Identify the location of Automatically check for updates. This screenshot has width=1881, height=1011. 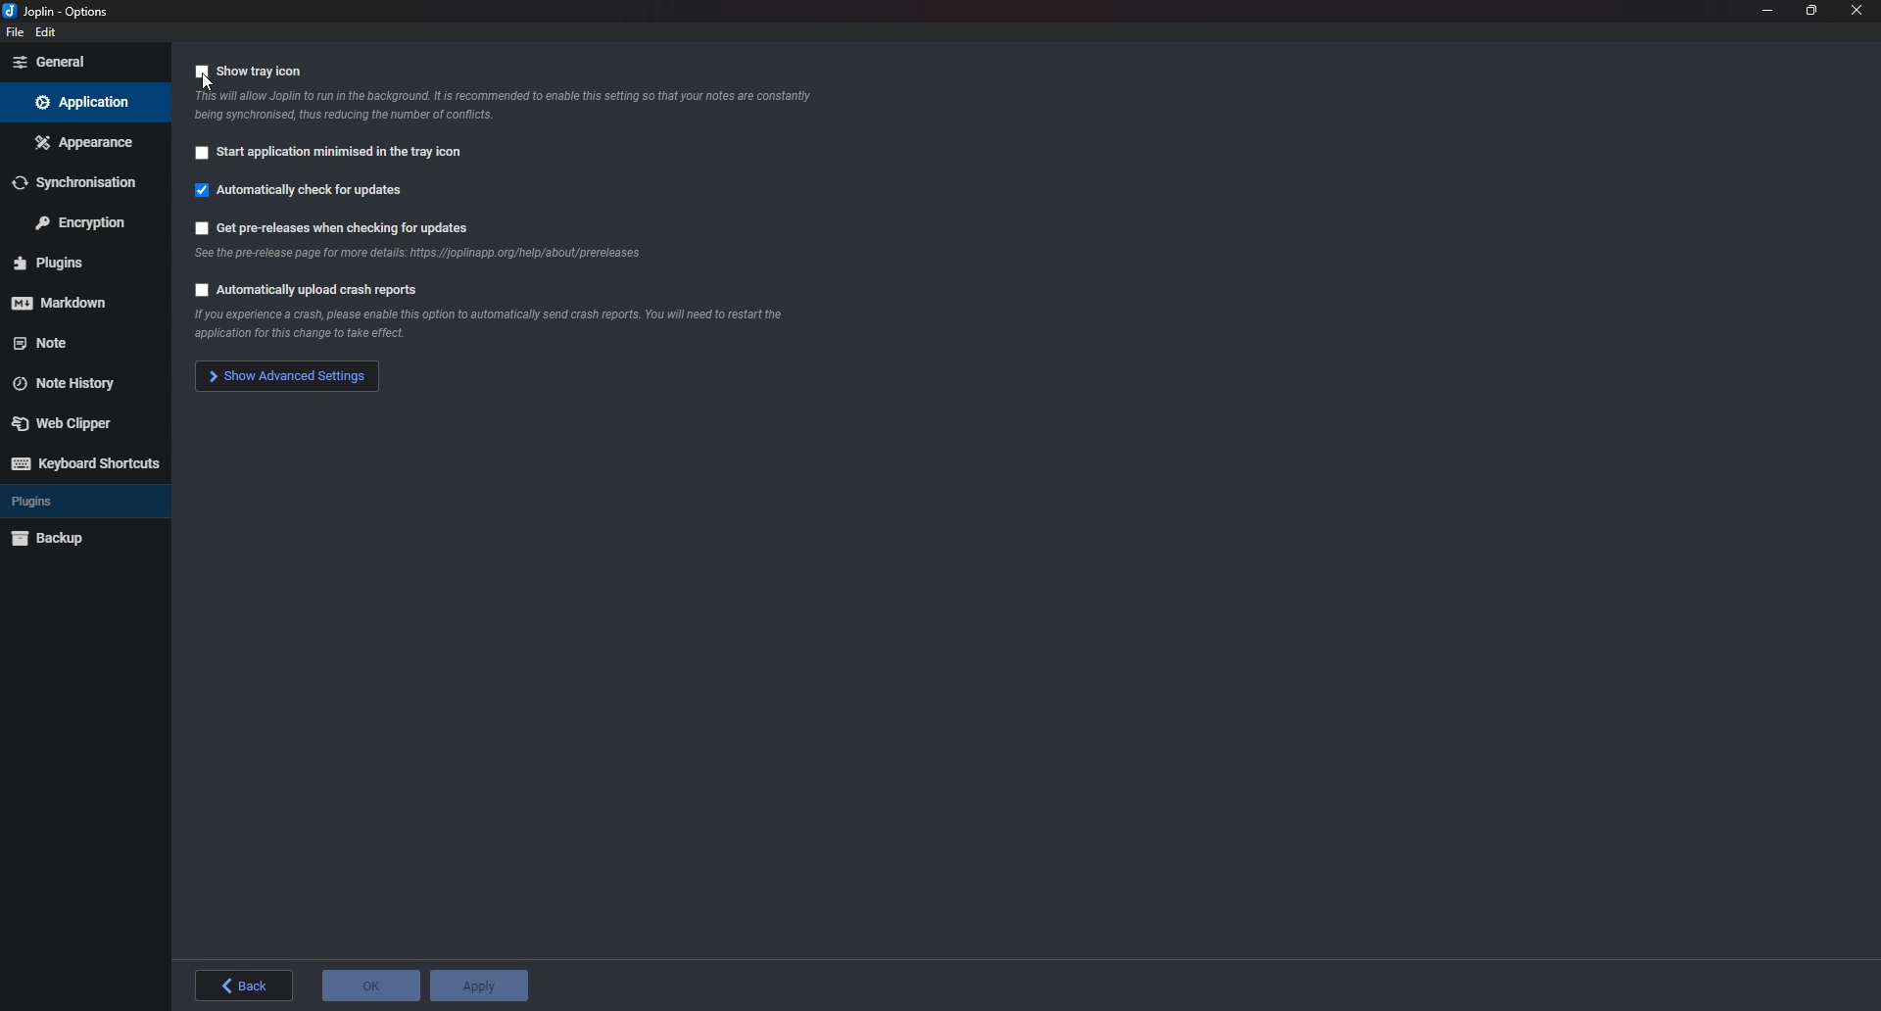
(309, 195).